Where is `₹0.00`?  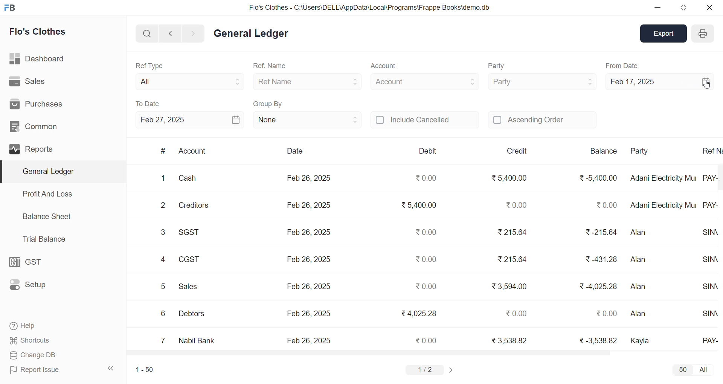
₹0.00 is located at coordinates (427, 340).